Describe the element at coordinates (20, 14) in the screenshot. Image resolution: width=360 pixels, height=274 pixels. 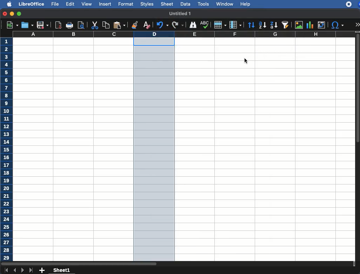
I see `maximize` at that location.